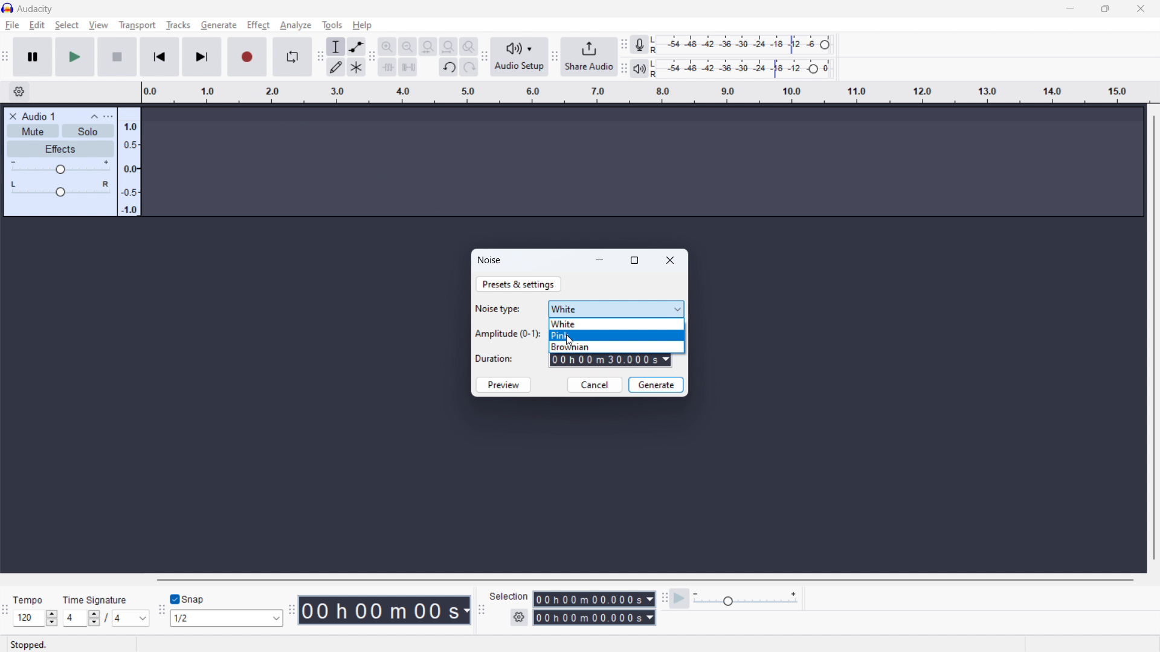 Image resolution: width=1160 pixels, height=652 pixels. I want to click on toggle snap, so click(189, 599).